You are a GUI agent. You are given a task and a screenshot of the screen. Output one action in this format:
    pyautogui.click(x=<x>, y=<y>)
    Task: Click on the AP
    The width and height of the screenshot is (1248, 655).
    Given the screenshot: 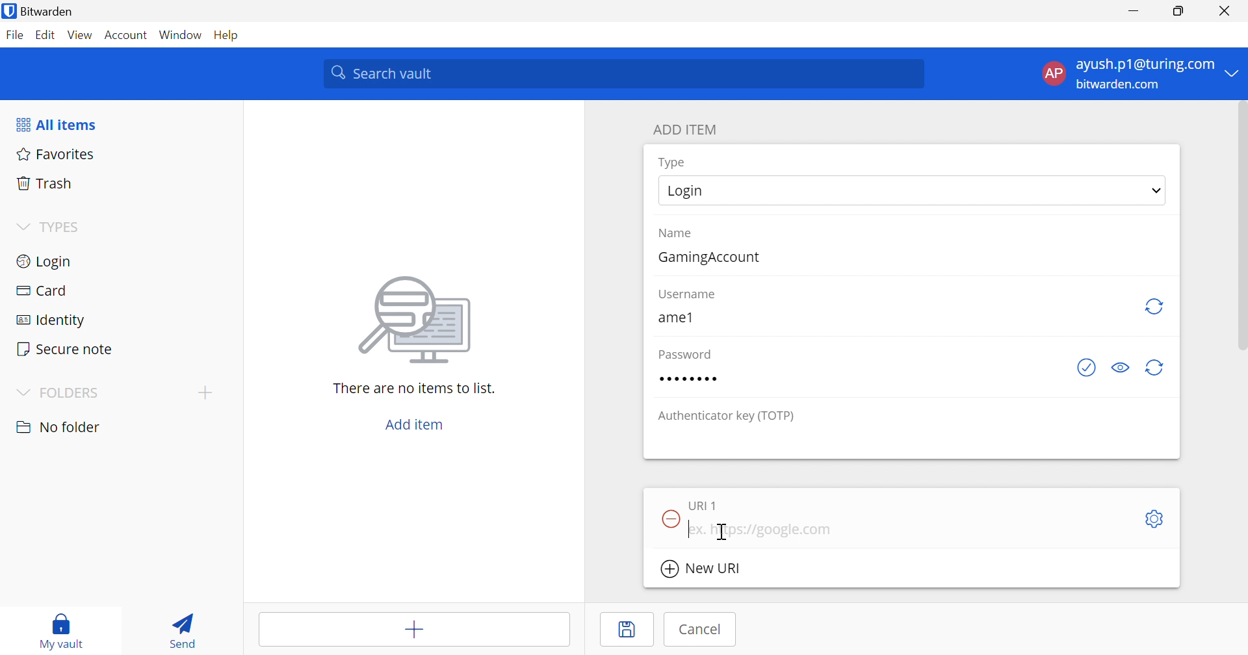 What is the action you would take?
    pyautogui.click(x=1054, y=73)
    